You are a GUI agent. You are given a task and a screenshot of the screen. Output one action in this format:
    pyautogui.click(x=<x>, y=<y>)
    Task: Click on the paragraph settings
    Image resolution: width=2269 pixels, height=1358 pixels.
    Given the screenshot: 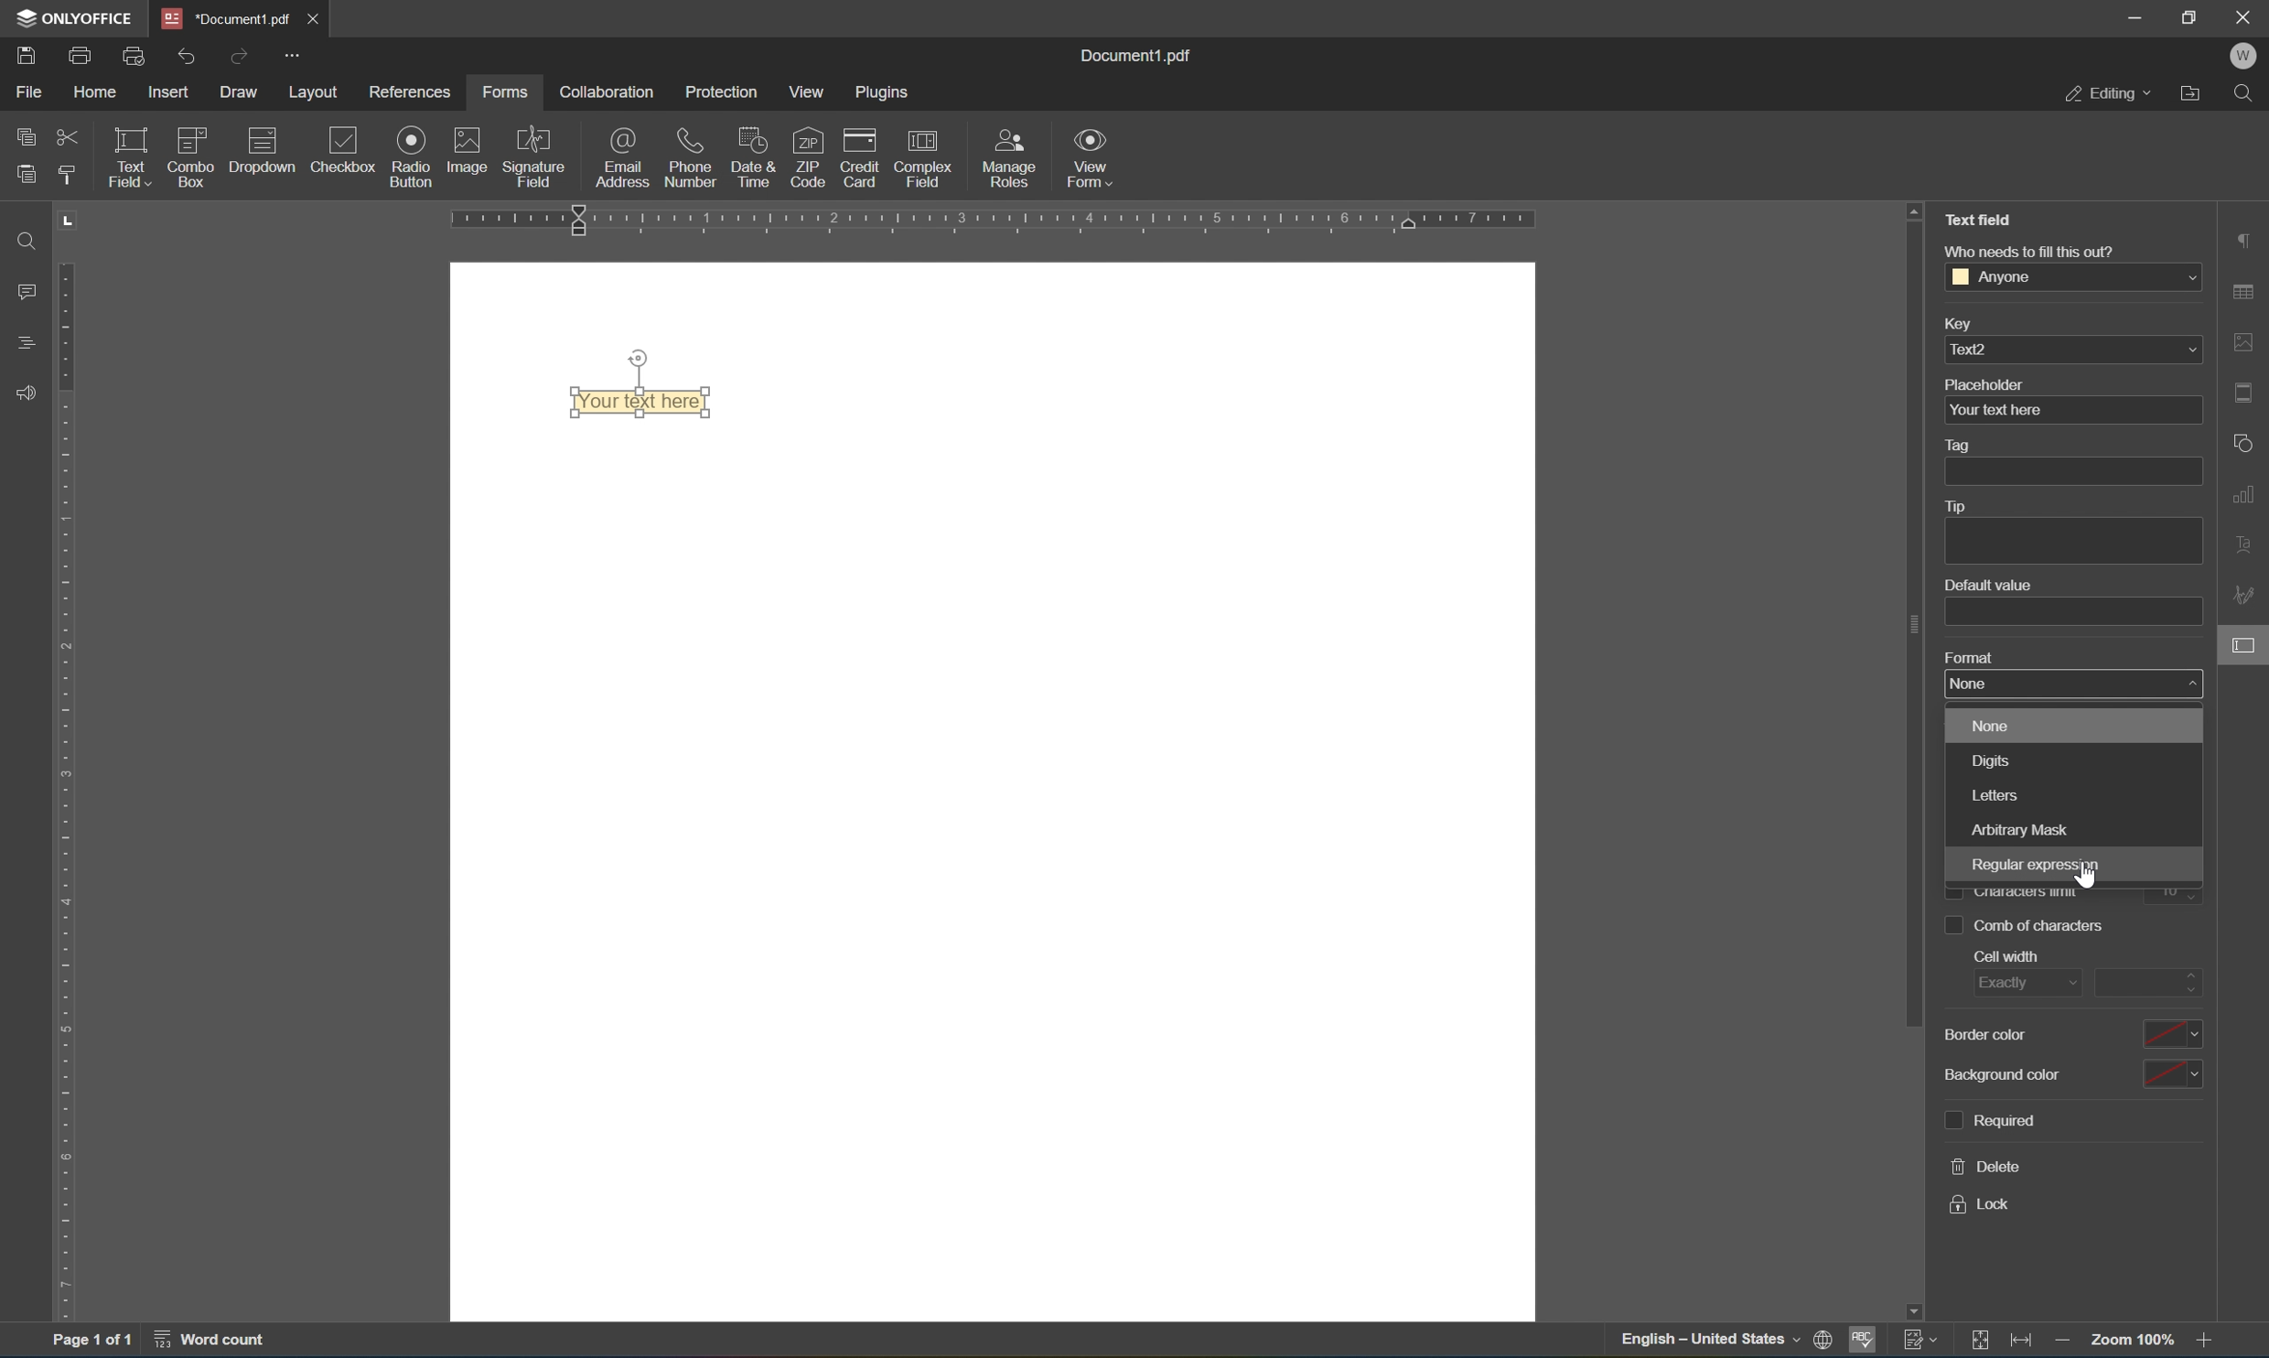 What is the action you would take?
    pyautogui.click(x=2245, y=236)
    